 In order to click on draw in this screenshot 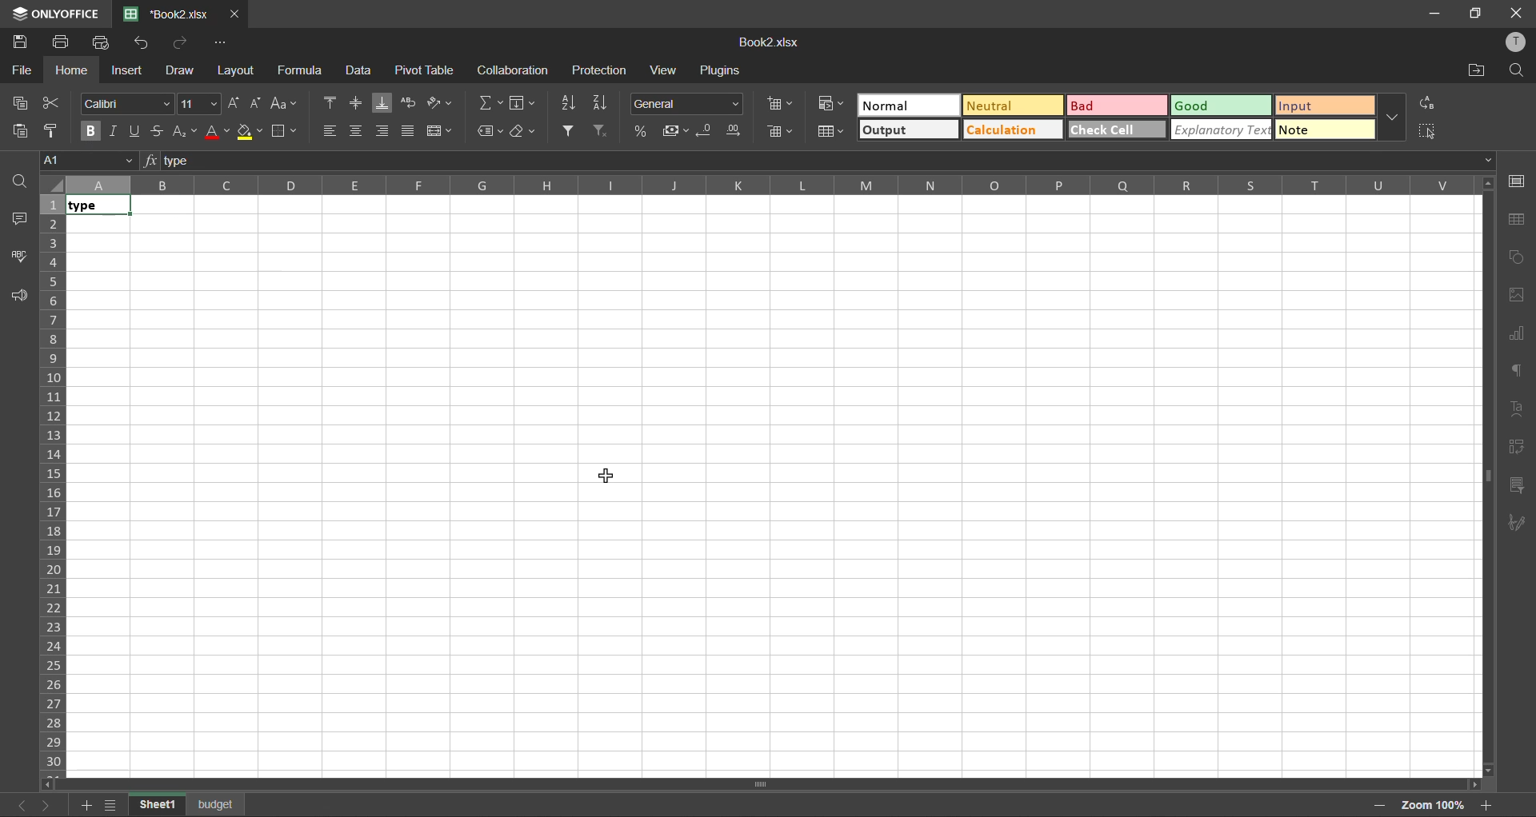, I will do `click(182, 71)`.